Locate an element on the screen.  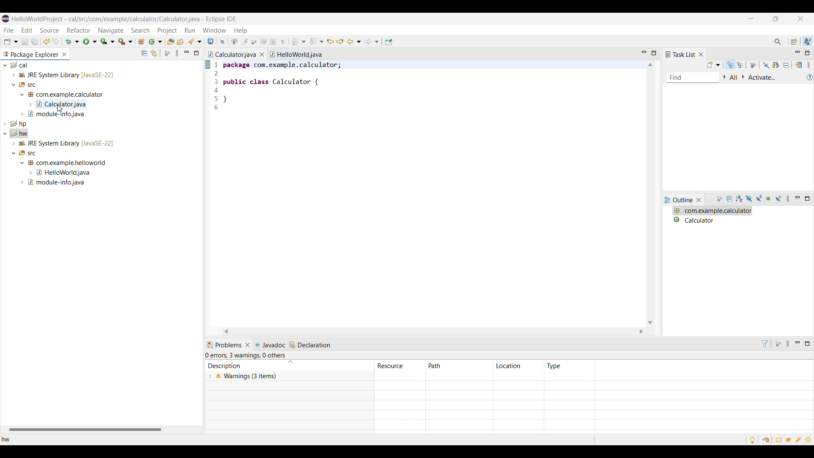
task list is located at coordinates (680, 54).